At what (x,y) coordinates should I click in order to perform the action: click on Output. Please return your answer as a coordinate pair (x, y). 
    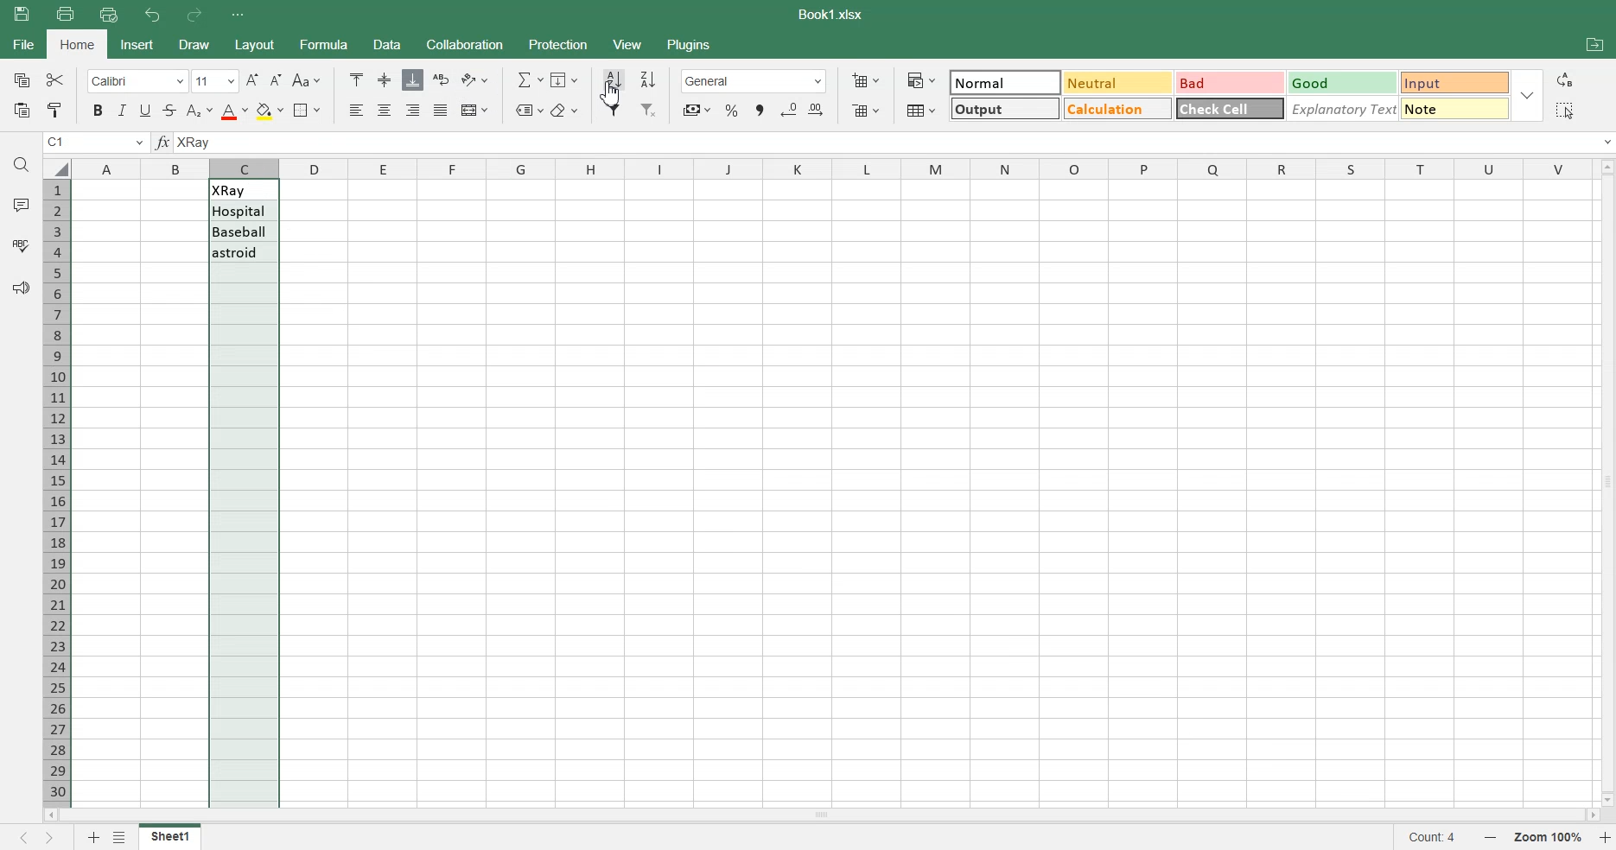
    Looking at the image, I should click on (1002, 107).